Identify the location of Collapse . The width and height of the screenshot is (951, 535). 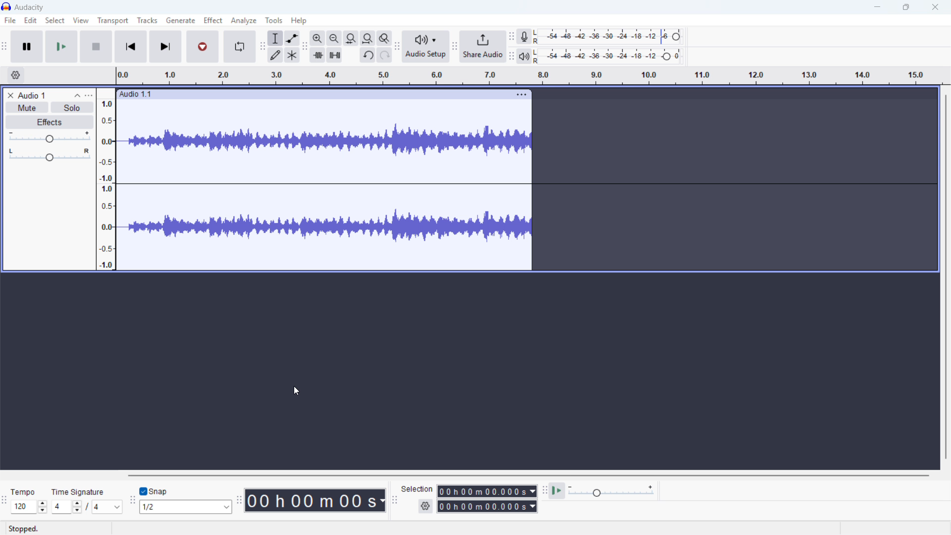
(77, 95).